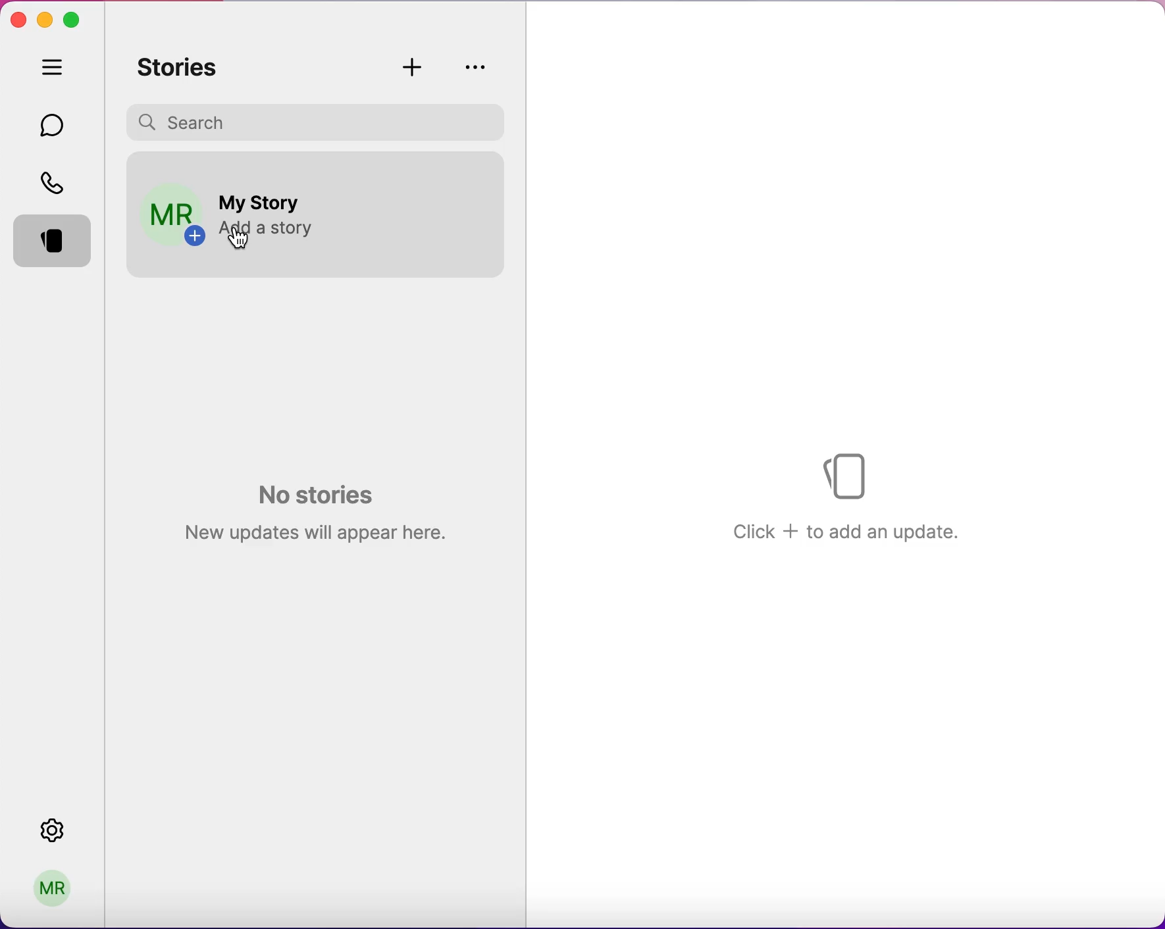 Image resolution: width=1165 pixels, height=929 pixels. Describe the element at coordinates (847, 530) in the screenshot. I see `Click + to add an update.` at that location.